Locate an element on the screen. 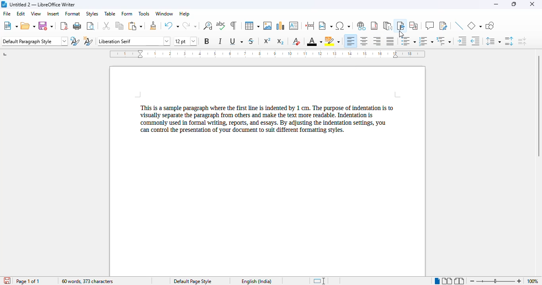 This screenshot has width=542, height=285. subscript is located at coordinates (281, 42).